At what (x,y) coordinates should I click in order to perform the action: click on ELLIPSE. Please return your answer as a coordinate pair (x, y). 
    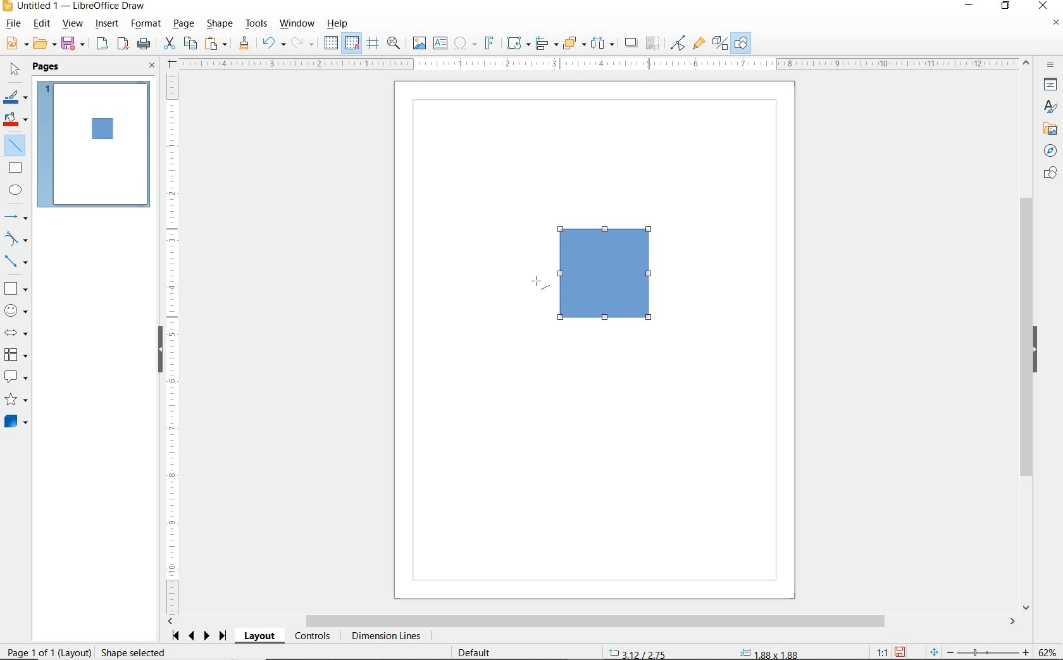
    Looking at the image, I should click on (16, 190).